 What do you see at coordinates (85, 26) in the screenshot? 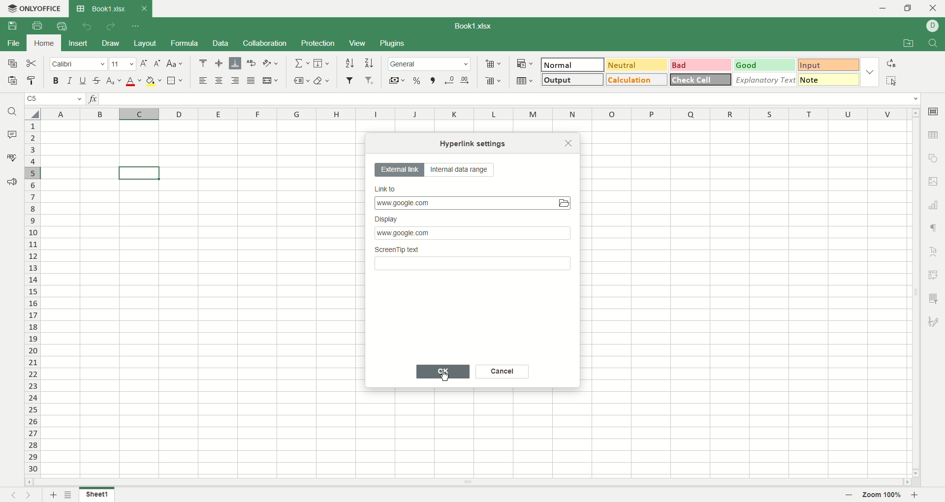
I see `undo` at bounding box center [85, 26].